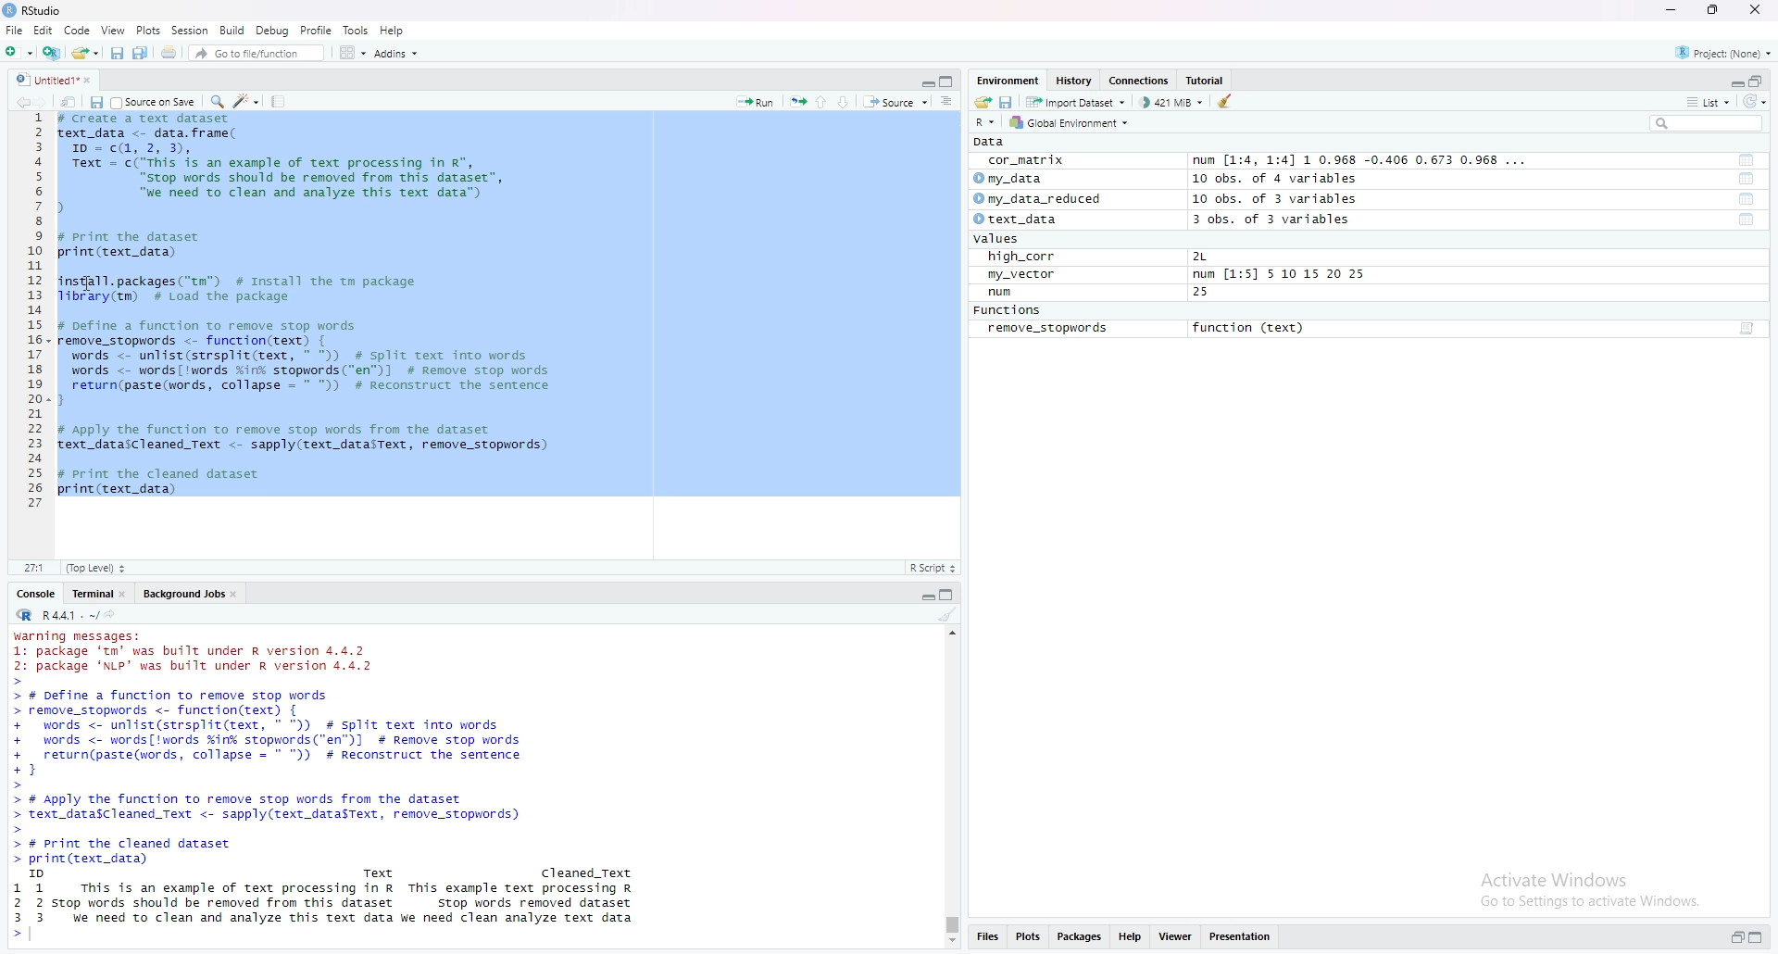 The image size is (1778, 954). I want to click on 10 obs. of 4 variables, so click(1275, 179).